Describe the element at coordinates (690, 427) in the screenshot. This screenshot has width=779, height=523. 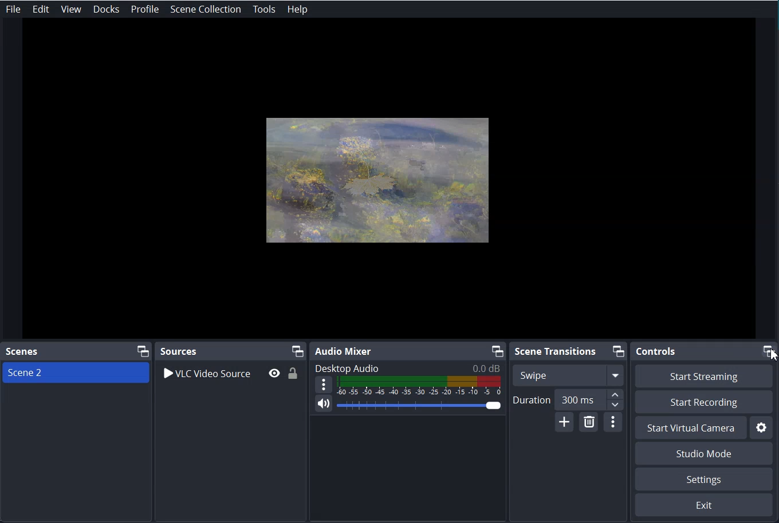
I see `Start Virtual Camera` at that location.